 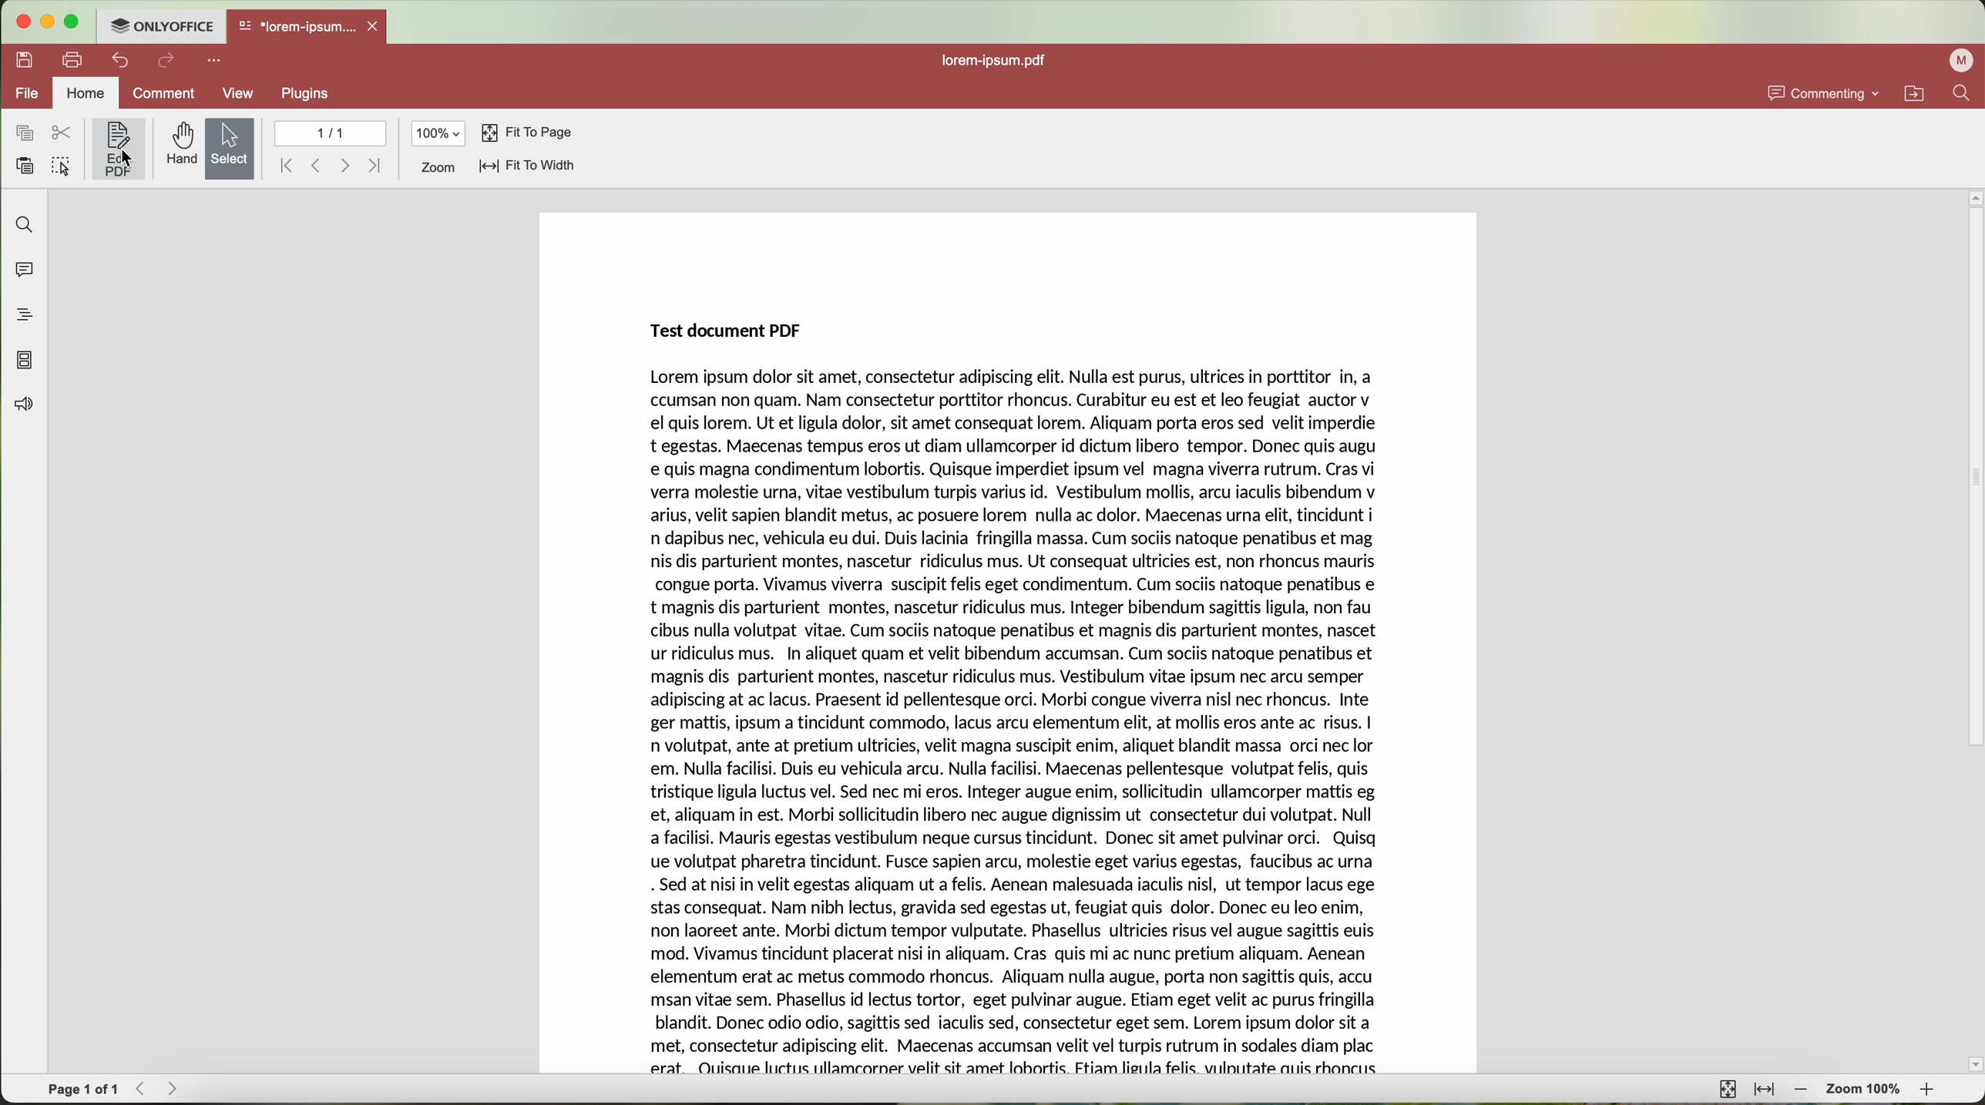 I want to click on print, so click(x=73, y=59).